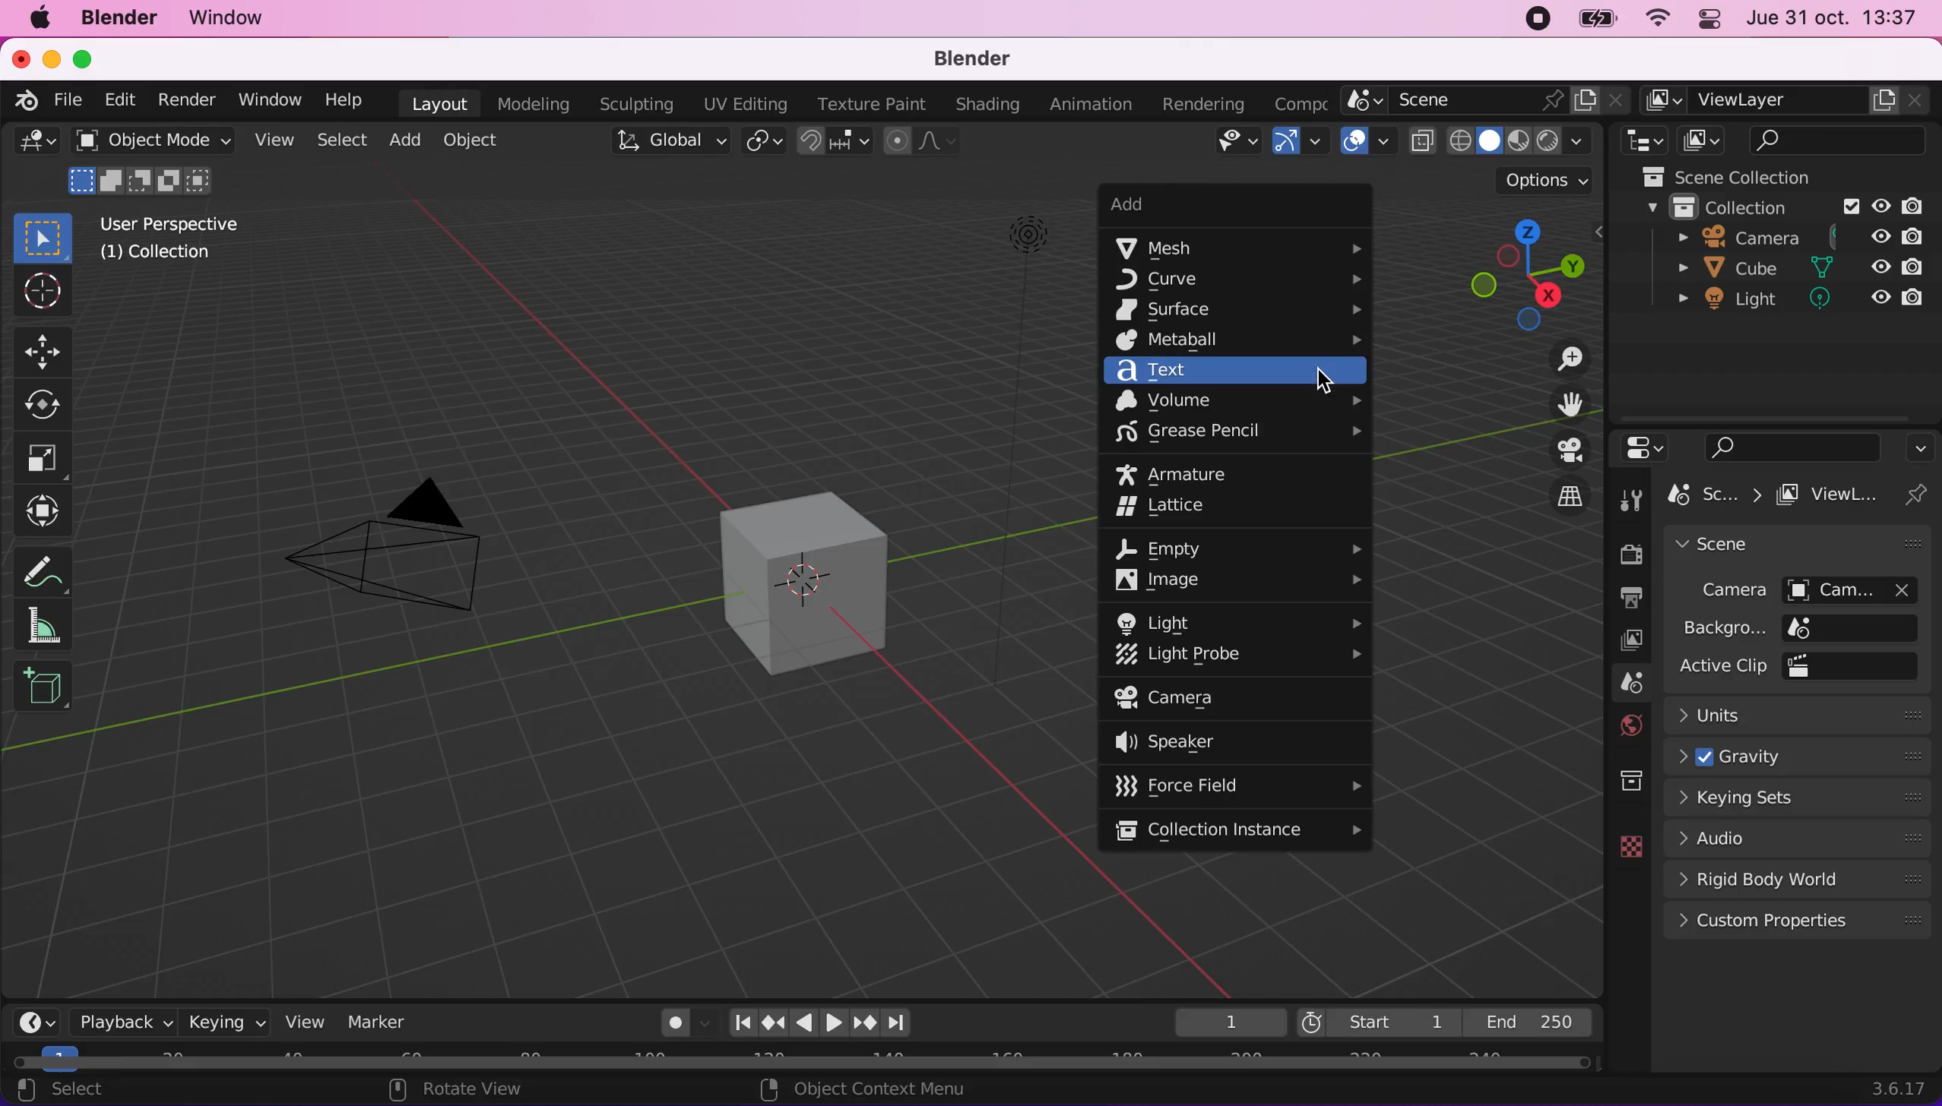  Describe the element at coordinates (45, 694) in the screenshot. I see `add cube` at that location.